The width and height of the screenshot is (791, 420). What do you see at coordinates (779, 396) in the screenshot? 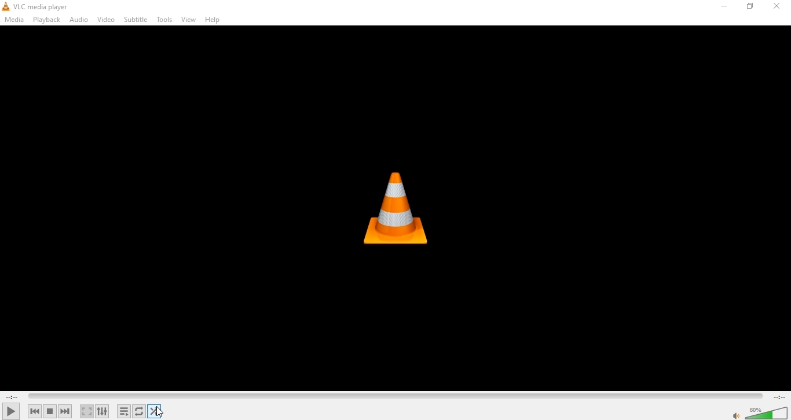
I see `total remaining time` at bounding box center [779, 396].